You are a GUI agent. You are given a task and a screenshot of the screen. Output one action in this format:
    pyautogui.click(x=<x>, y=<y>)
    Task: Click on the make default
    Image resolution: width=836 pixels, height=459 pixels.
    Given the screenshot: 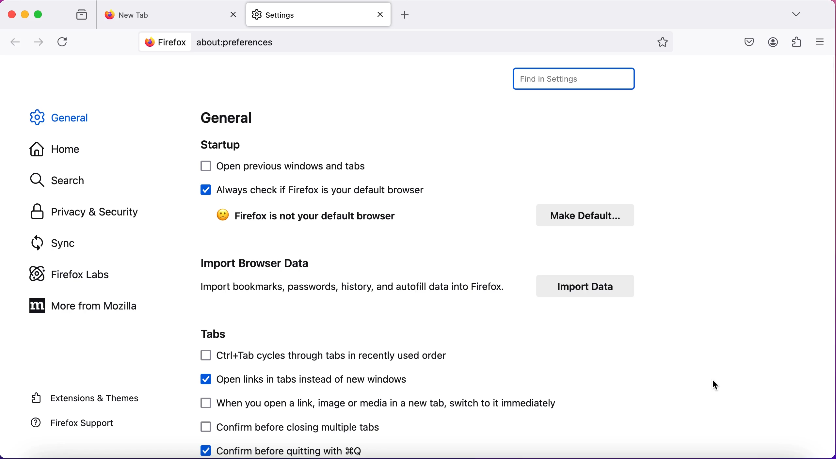 What is the action you would take?
    pyautogui.click(x=595, y=216)
    